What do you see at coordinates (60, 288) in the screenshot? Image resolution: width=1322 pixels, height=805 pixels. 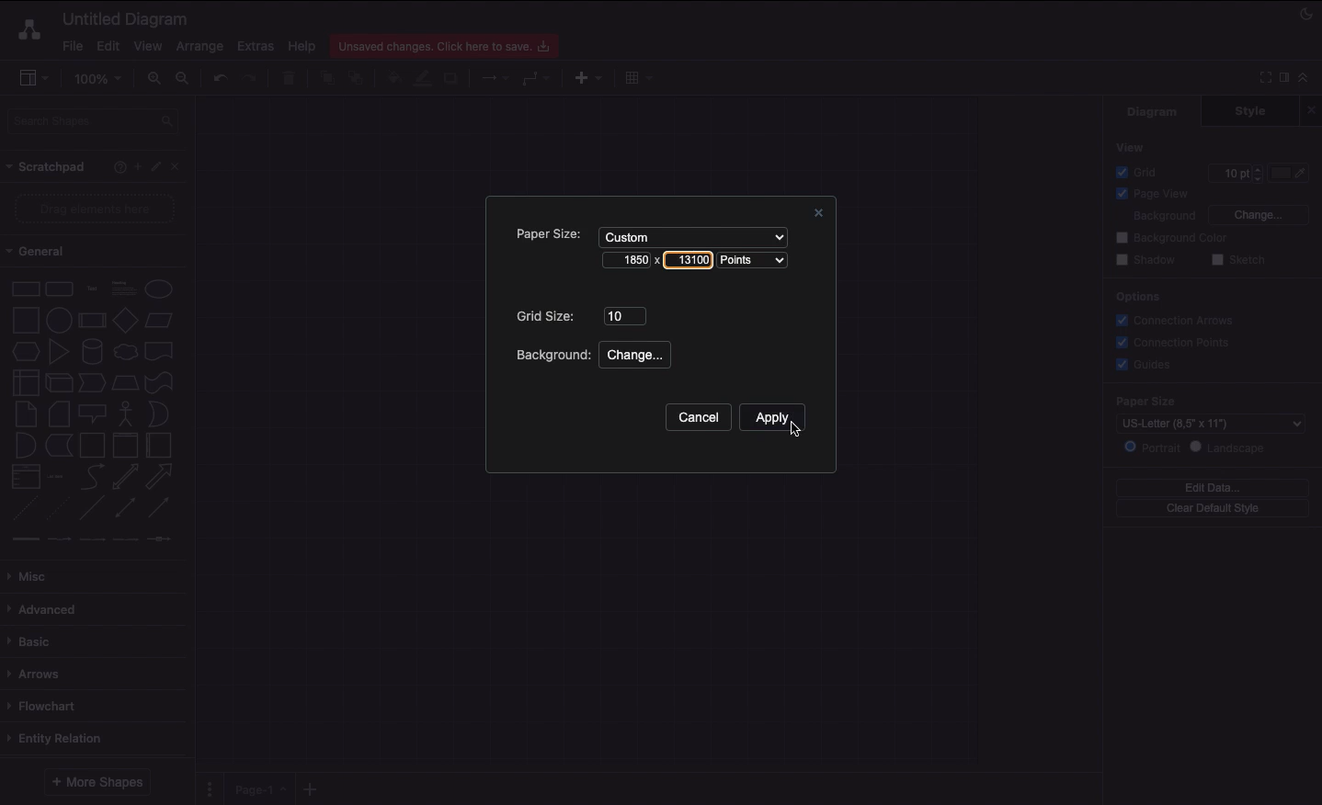 I see `Rounded rectangle` at bounding box center [60, 288].